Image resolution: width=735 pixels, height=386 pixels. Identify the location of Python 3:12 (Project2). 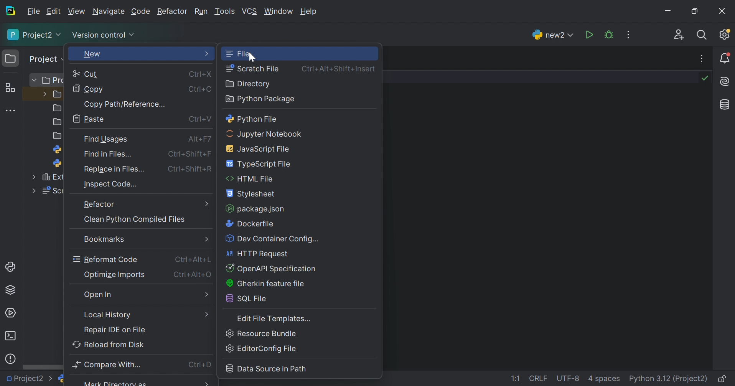
(669, 379).